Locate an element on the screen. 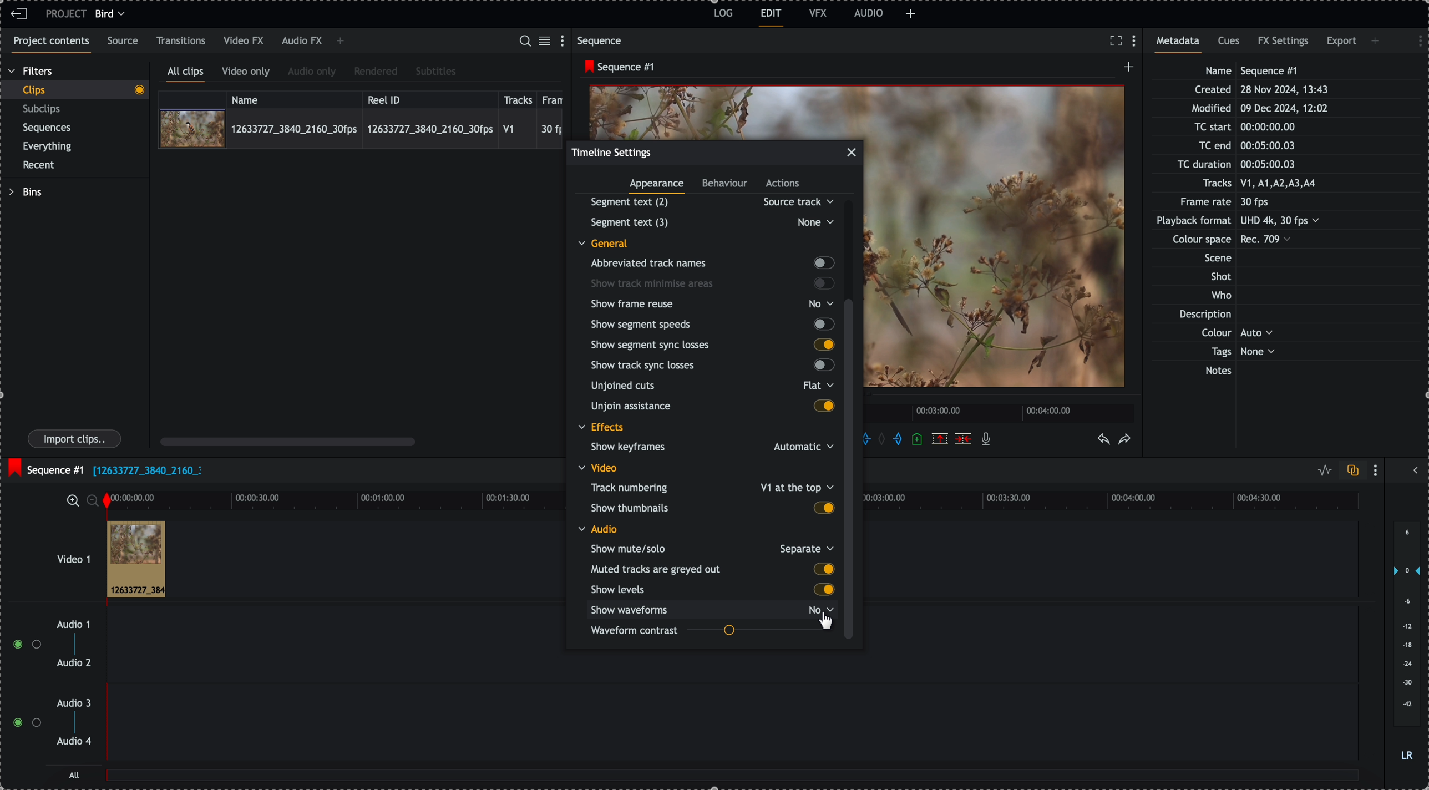 Image resolution: width=1429 pixels, height=790 pixels. show segment speeds is located at coordinates (711, 324).